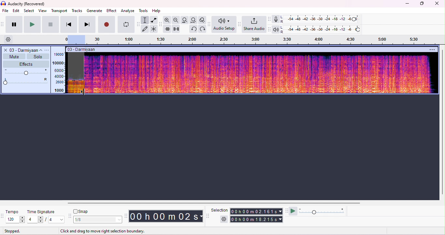 The height and width of the screenshot is (235, 445). I want to click on record meter toolbar, so click(270, 19).